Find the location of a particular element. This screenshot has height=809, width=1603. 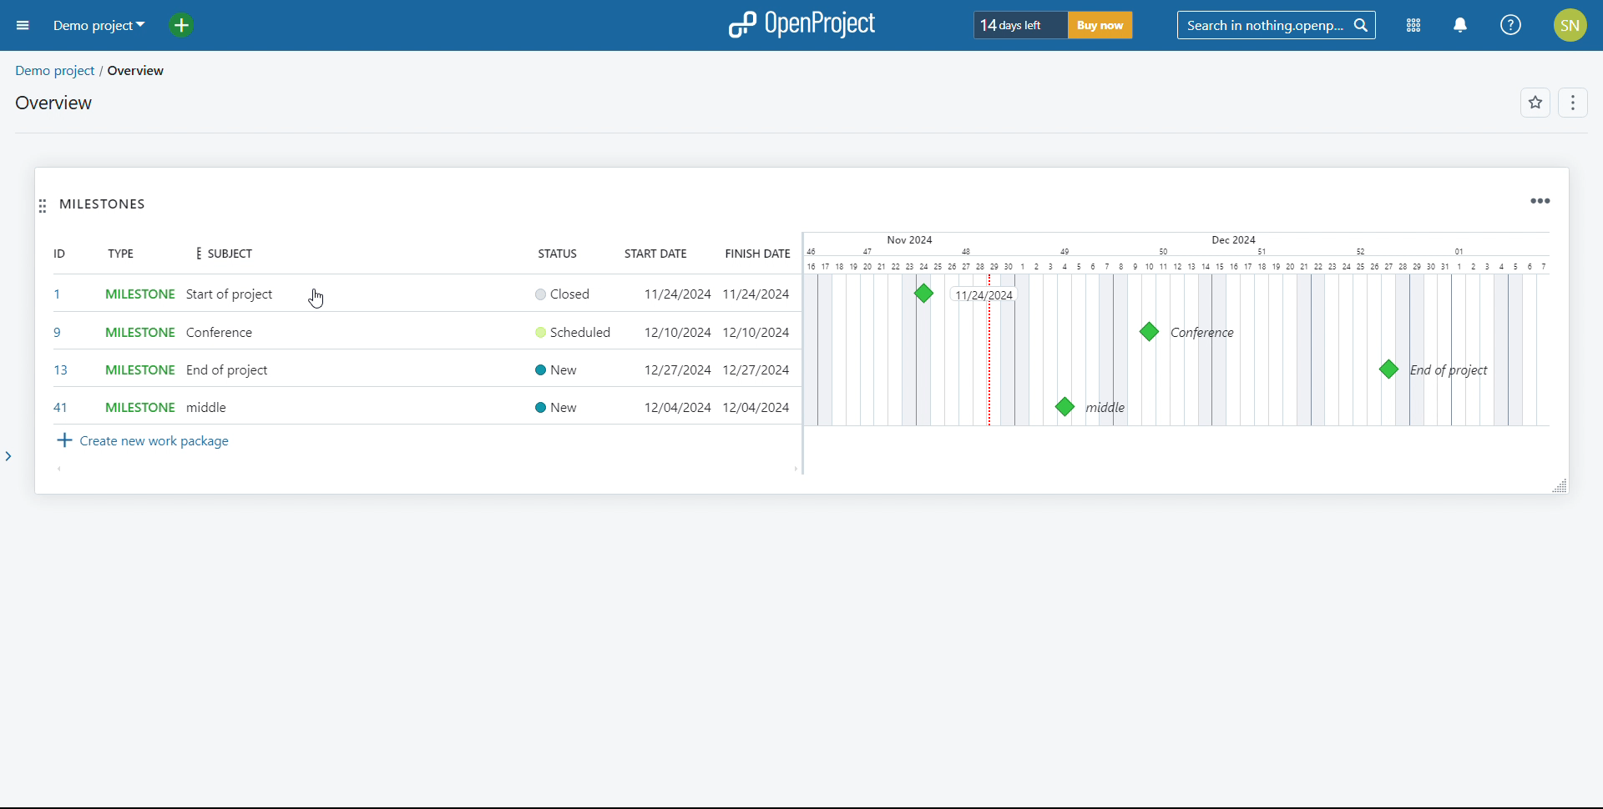

MILESTONE is located at coordinates (131, 403).